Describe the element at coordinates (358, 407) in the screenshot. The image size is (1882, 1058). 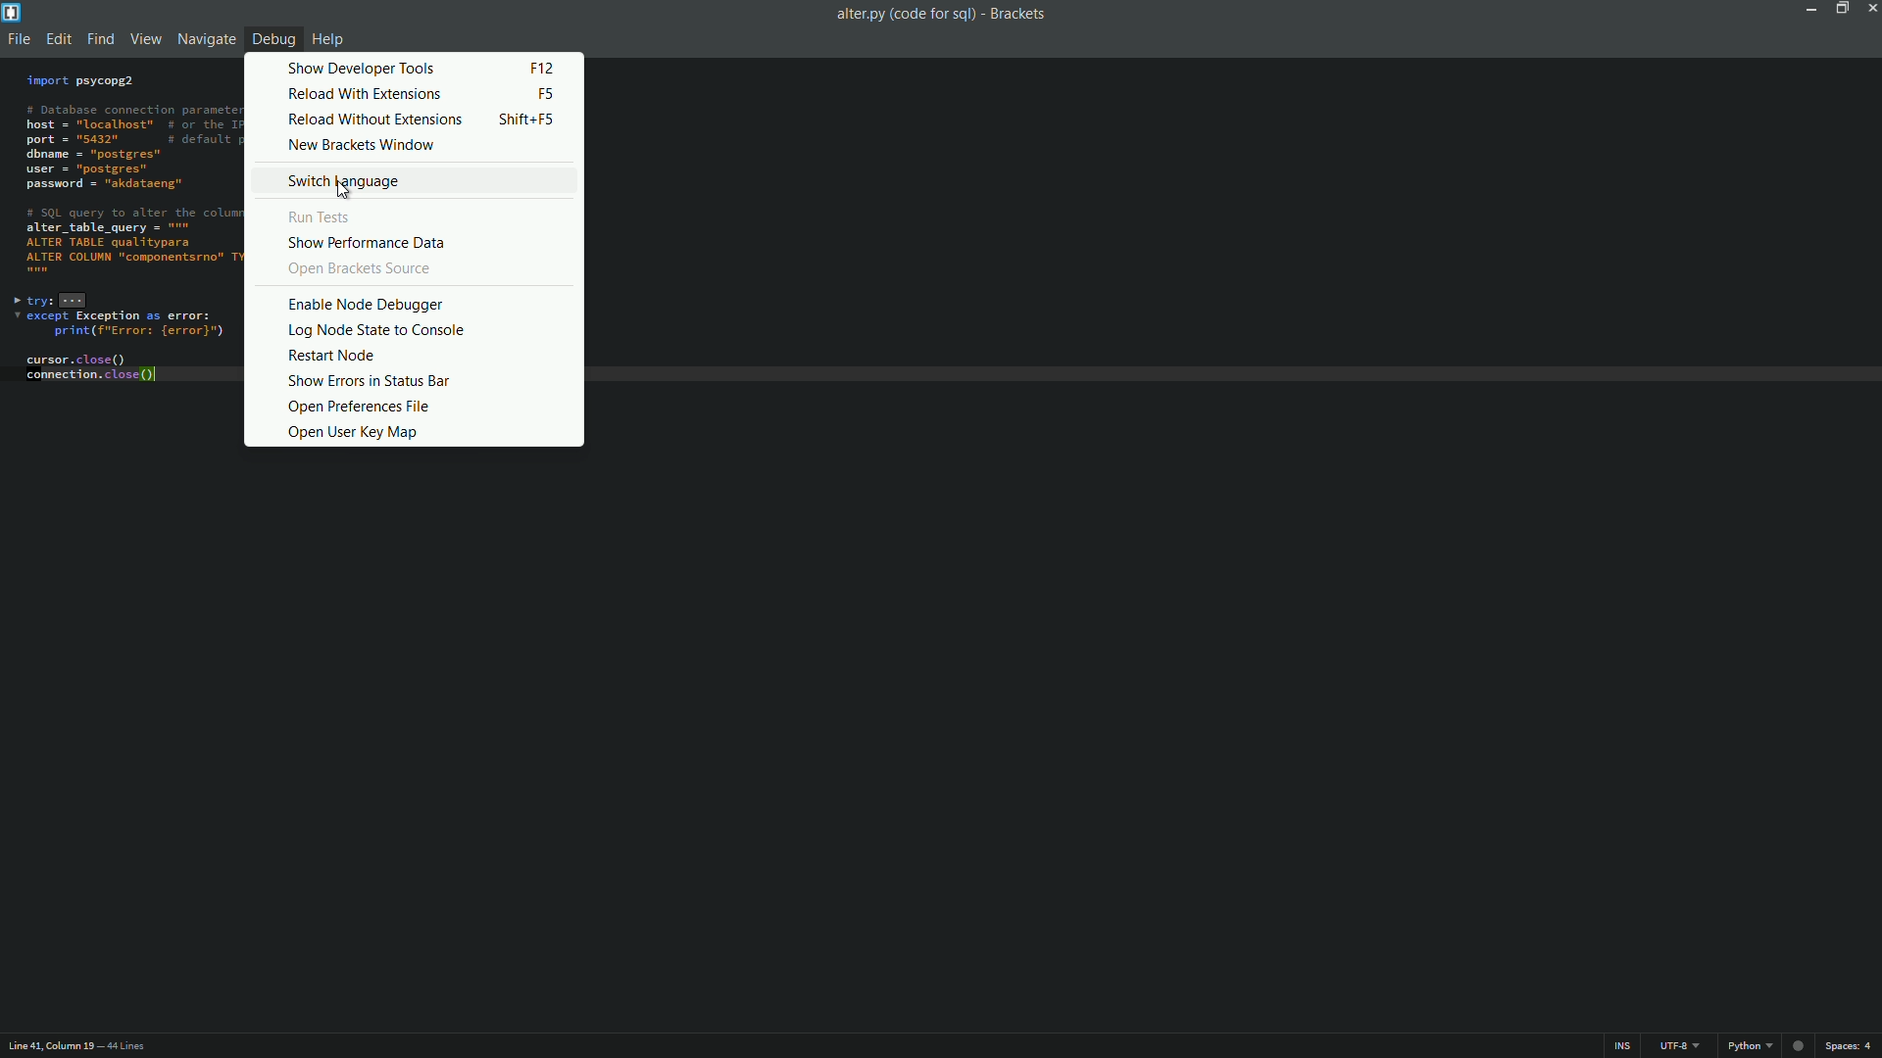
I see `Open preferences file` at that location.